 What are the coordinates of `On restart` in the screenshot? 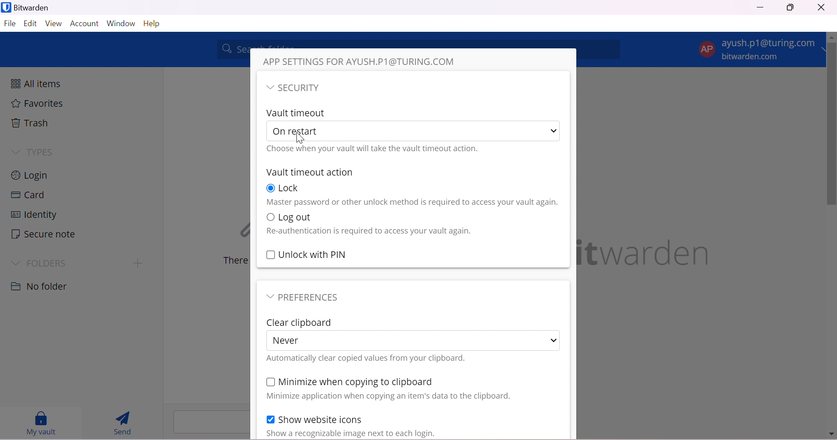 It's located at (295, 132).